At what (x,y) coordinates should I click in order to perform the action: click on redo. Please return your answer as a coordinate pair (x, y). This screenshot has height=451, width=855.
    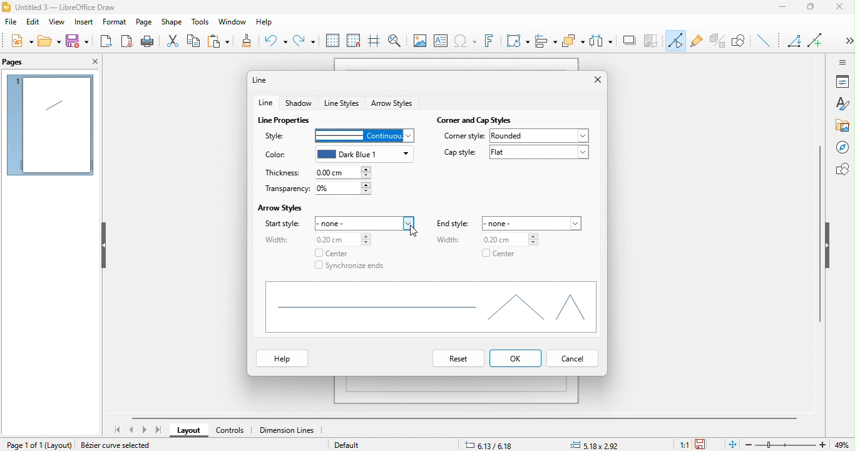
    Looking at the image, I should click on (304, 38).